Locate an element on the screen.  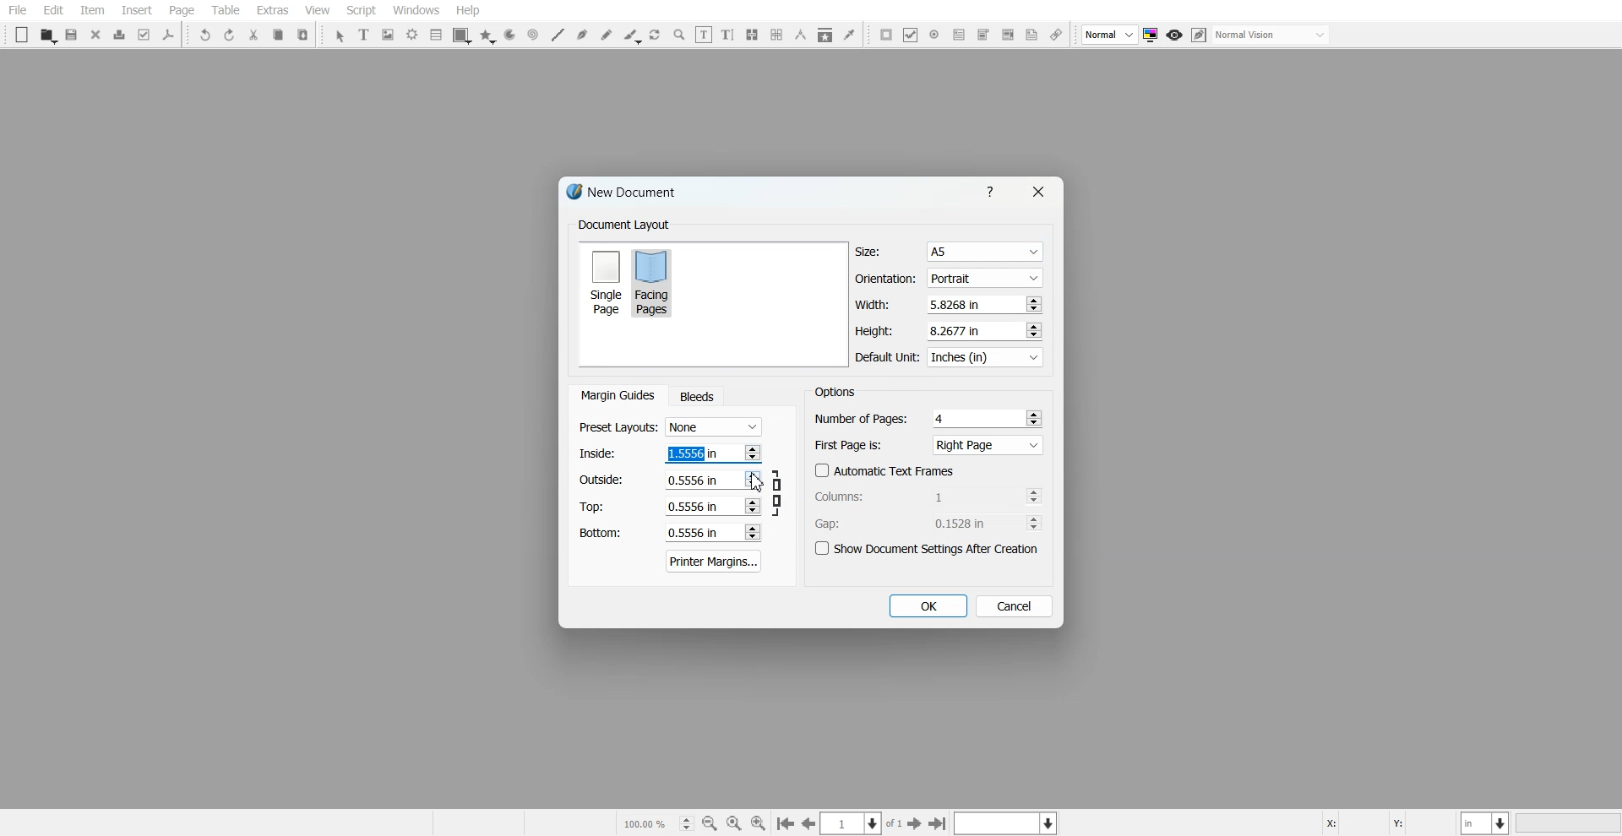
Edit is located at coordinates (52, 11).